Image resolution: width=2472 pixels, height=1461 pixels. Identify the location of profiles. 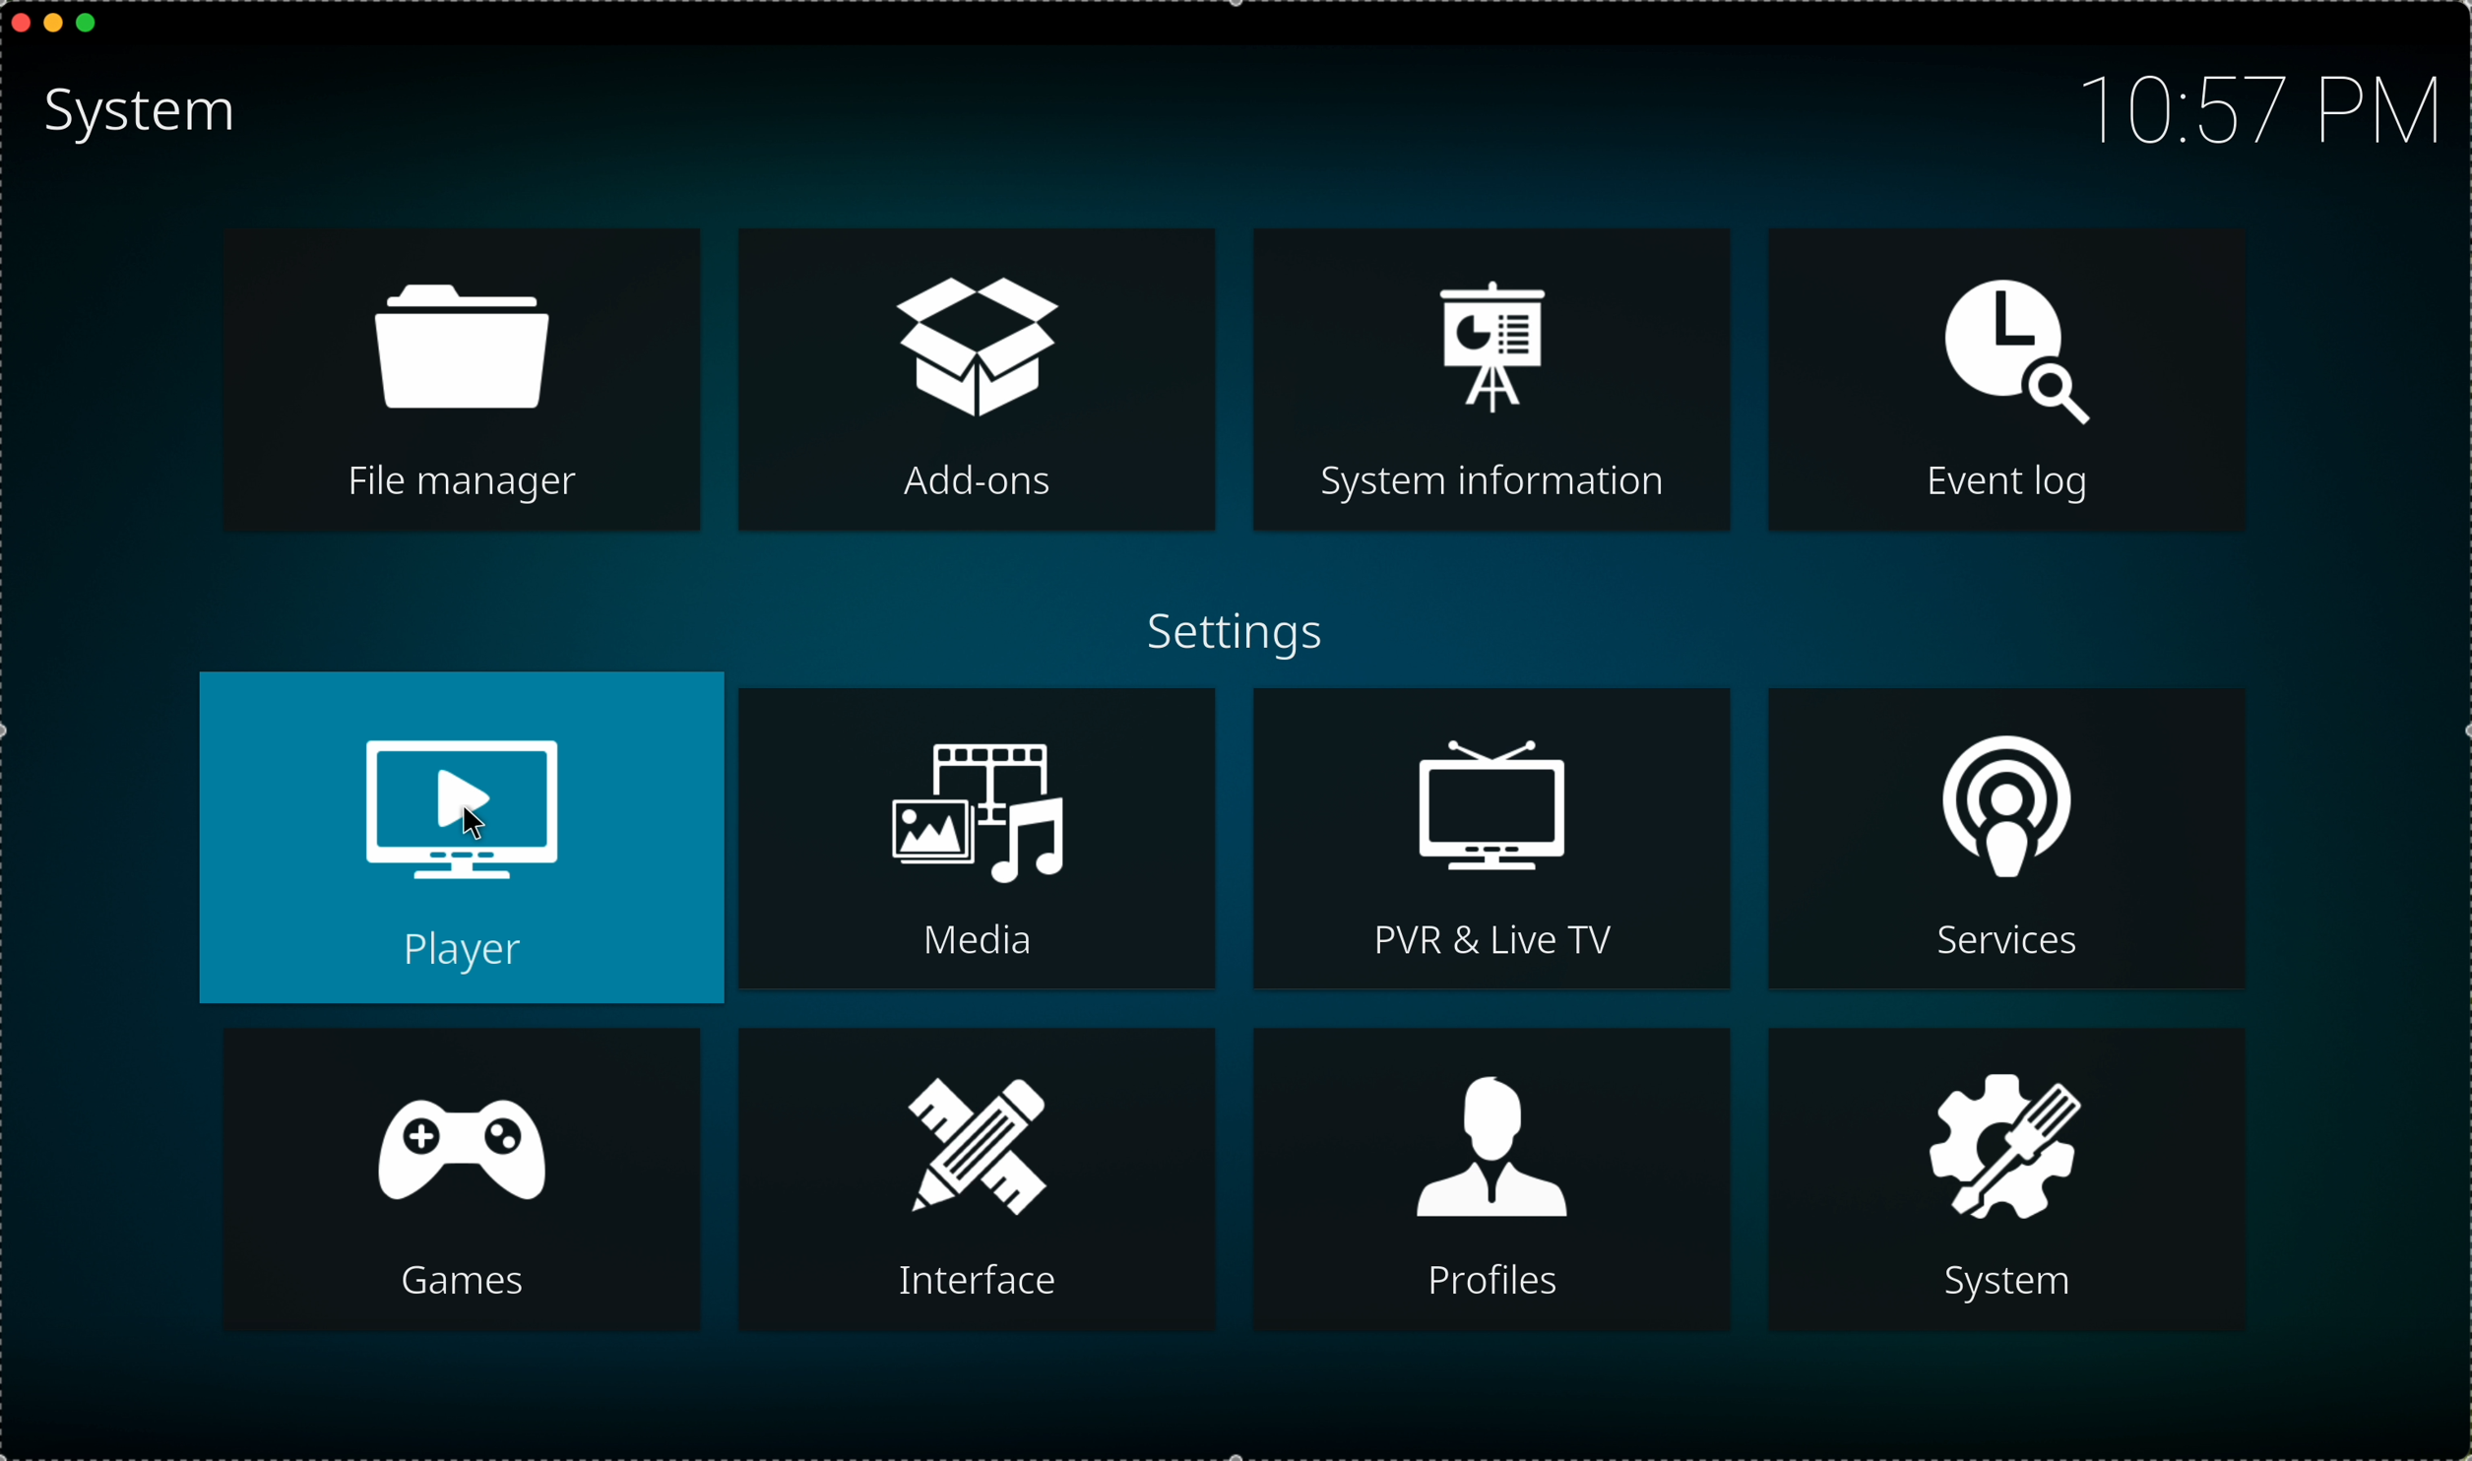
(1490, 1175).